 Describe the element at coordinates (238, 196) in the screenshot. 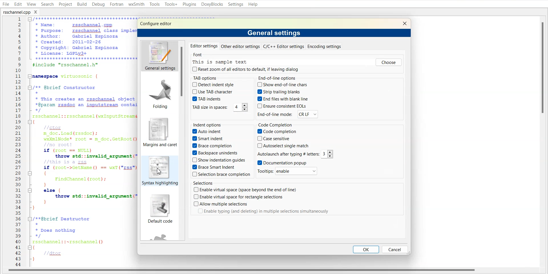

I see `Enable virtual space for rectangle selection` at that location.